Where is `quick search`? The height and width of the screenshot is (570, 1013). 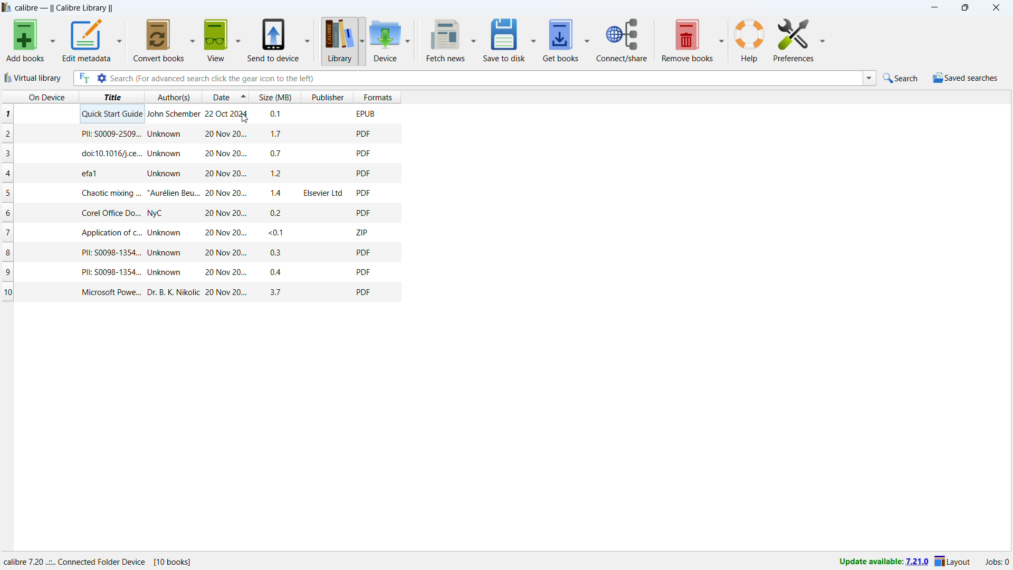 quick search is located at coordinates (901, 78).